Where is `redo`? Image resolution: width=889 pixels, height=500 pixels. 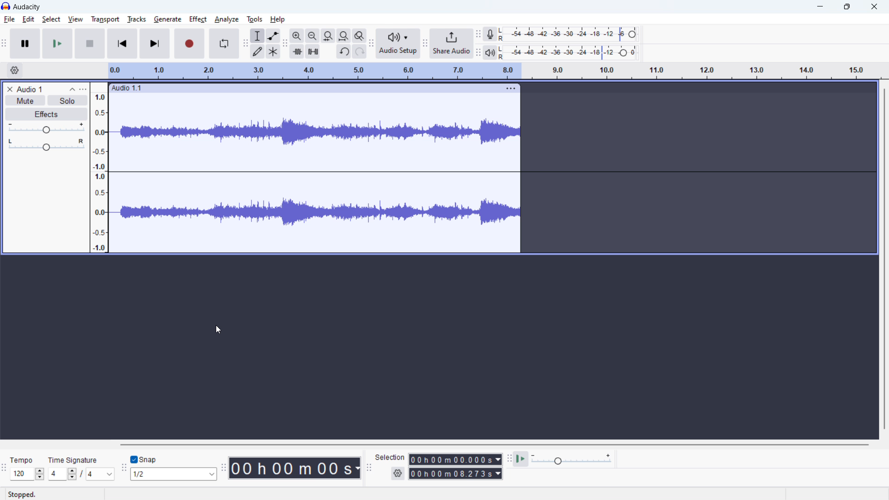 redo is located at coordinates (359, 51).